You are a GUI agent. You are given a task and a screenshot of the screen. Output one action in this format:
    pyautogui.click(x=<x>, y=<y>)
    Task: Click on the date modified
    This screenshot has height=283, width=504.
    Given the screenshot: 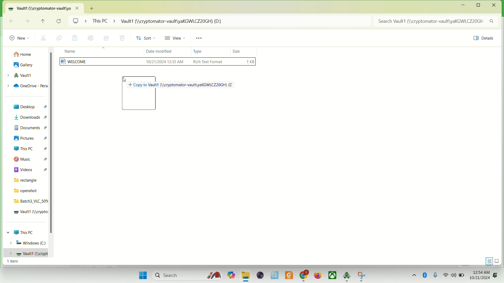 What is the action you would take?
    pyautogui.click(x=158, y=50)
    